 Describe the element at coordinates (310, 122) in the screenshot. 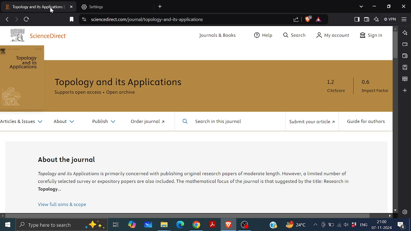

I see `Submit your article ` at that location.